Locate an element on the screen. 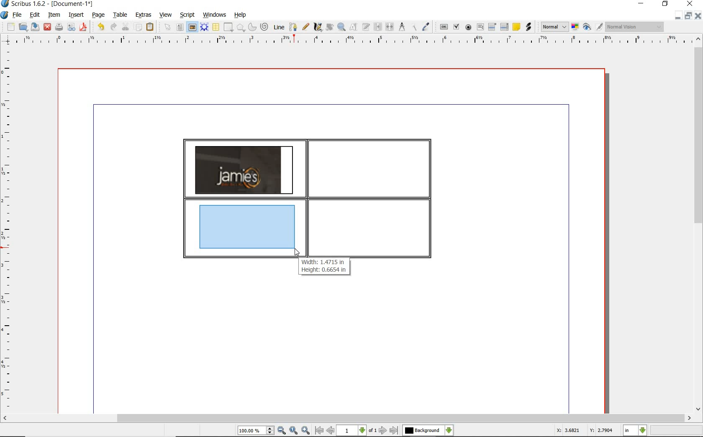 The width and height of the screenshot is (703, 437). visual appearance of the display is located at coordinates (634, 27).